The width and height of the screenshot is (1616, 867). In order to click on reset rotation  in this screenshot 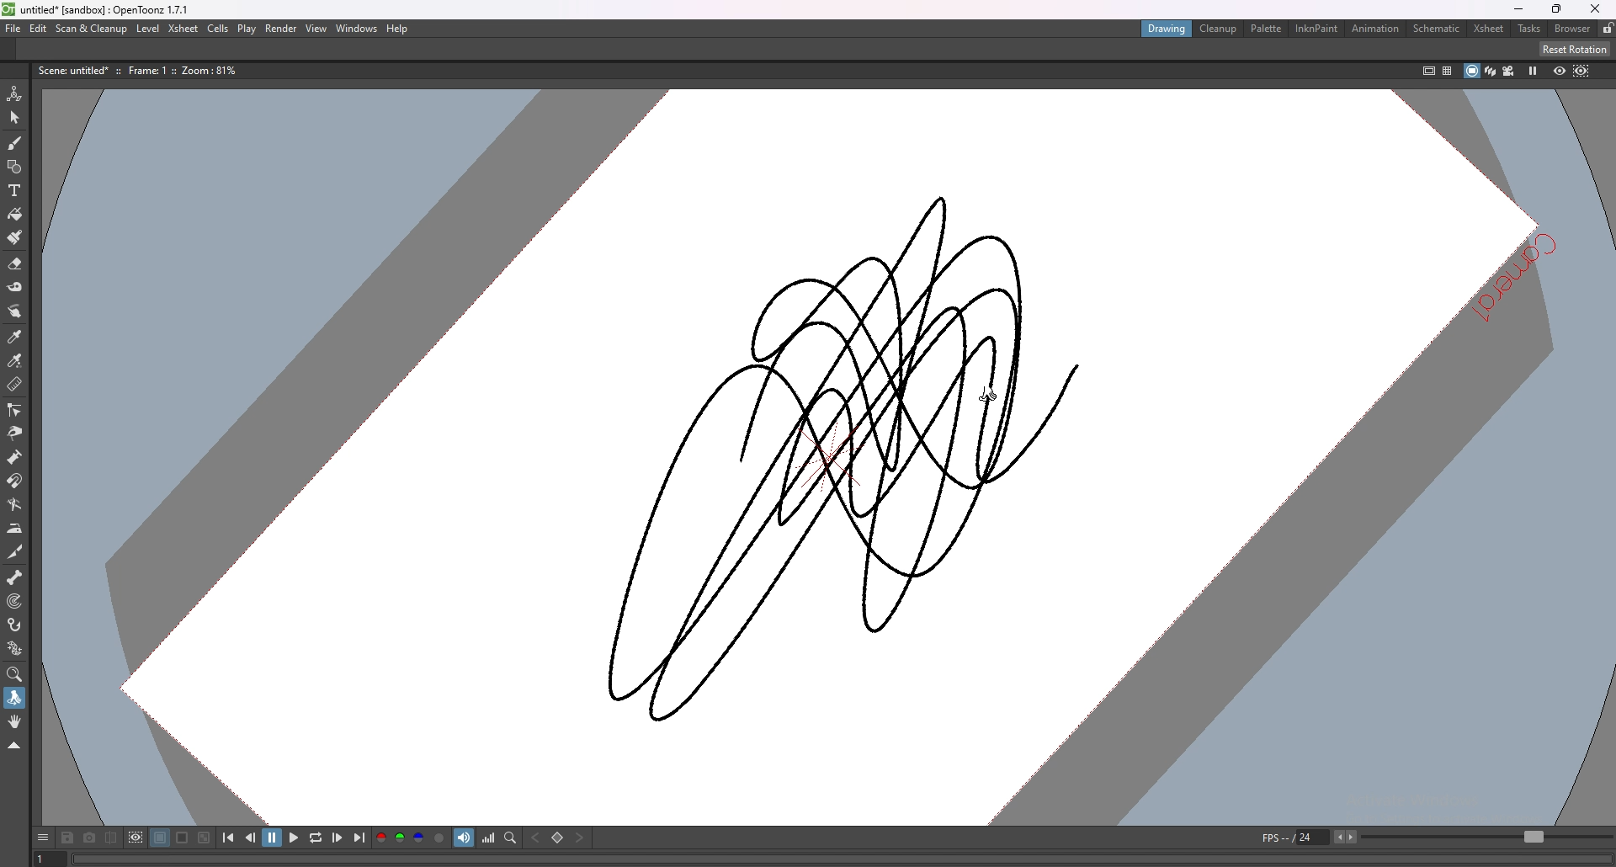, I will do `click(1574, 48)`.